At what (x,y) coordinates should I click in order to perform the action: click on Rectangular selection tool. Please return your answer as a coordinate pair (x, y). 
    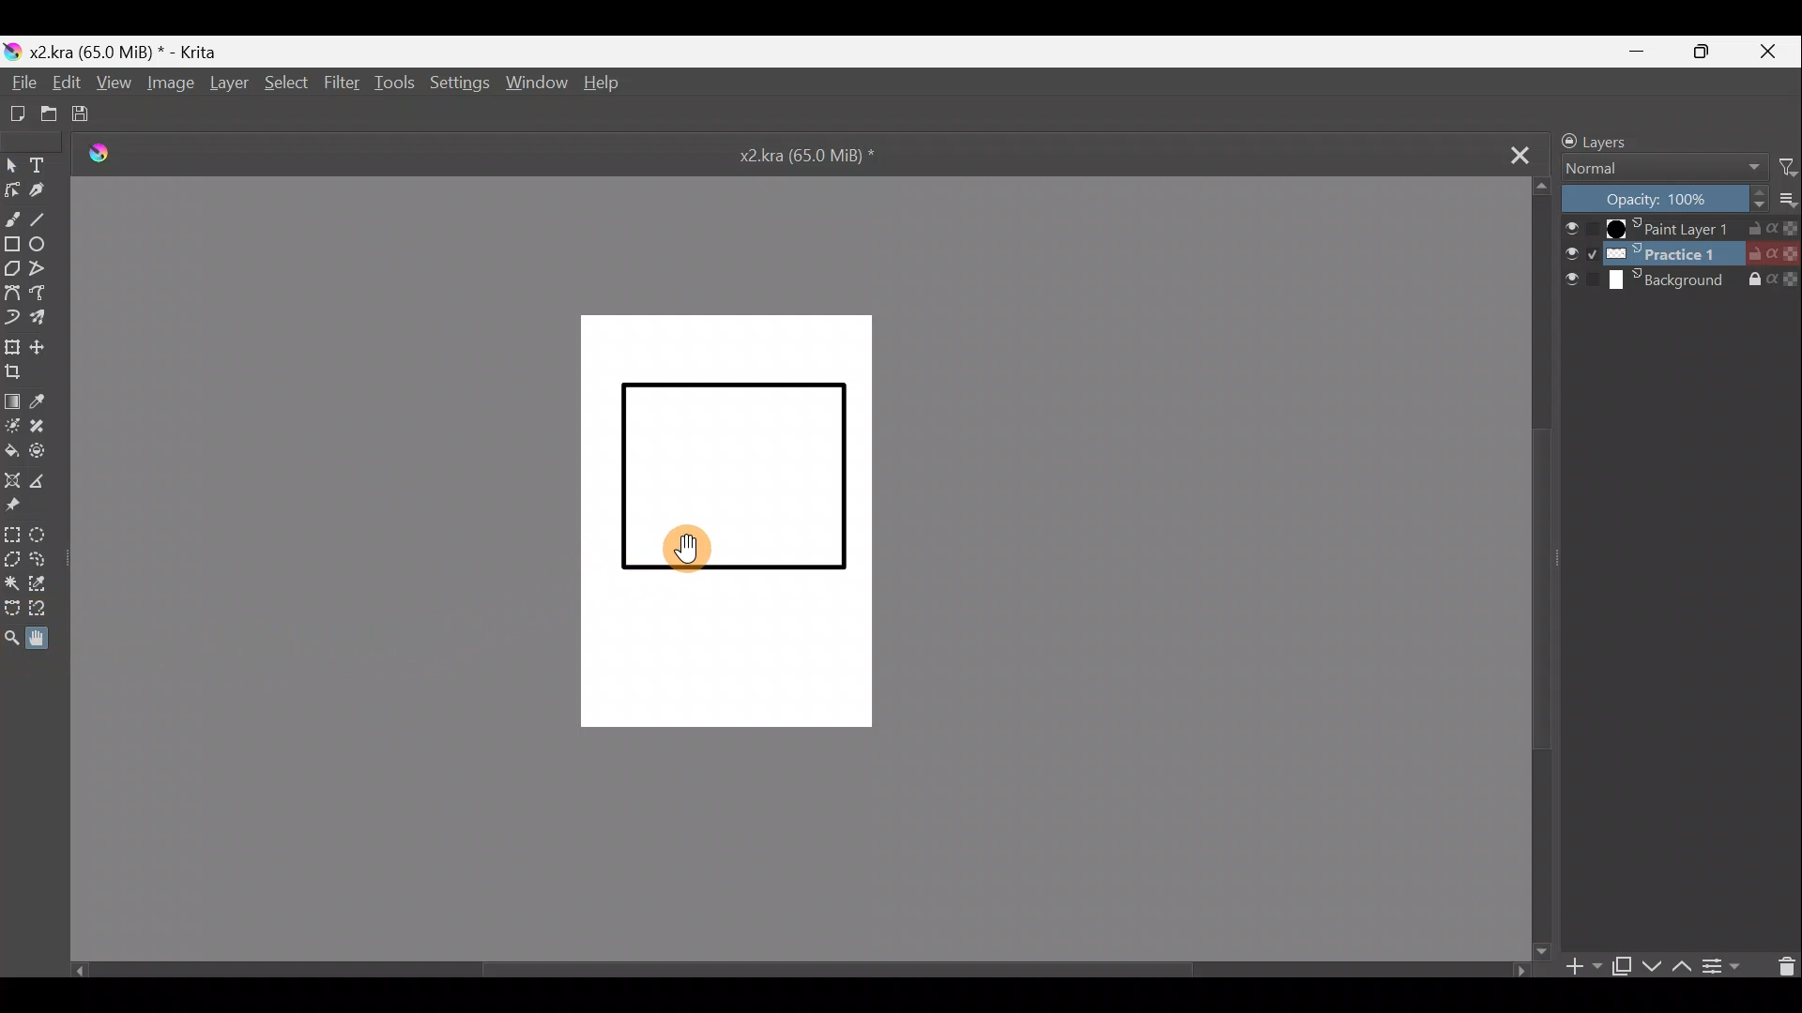
    Looking at the image, I should click on (13, 536).